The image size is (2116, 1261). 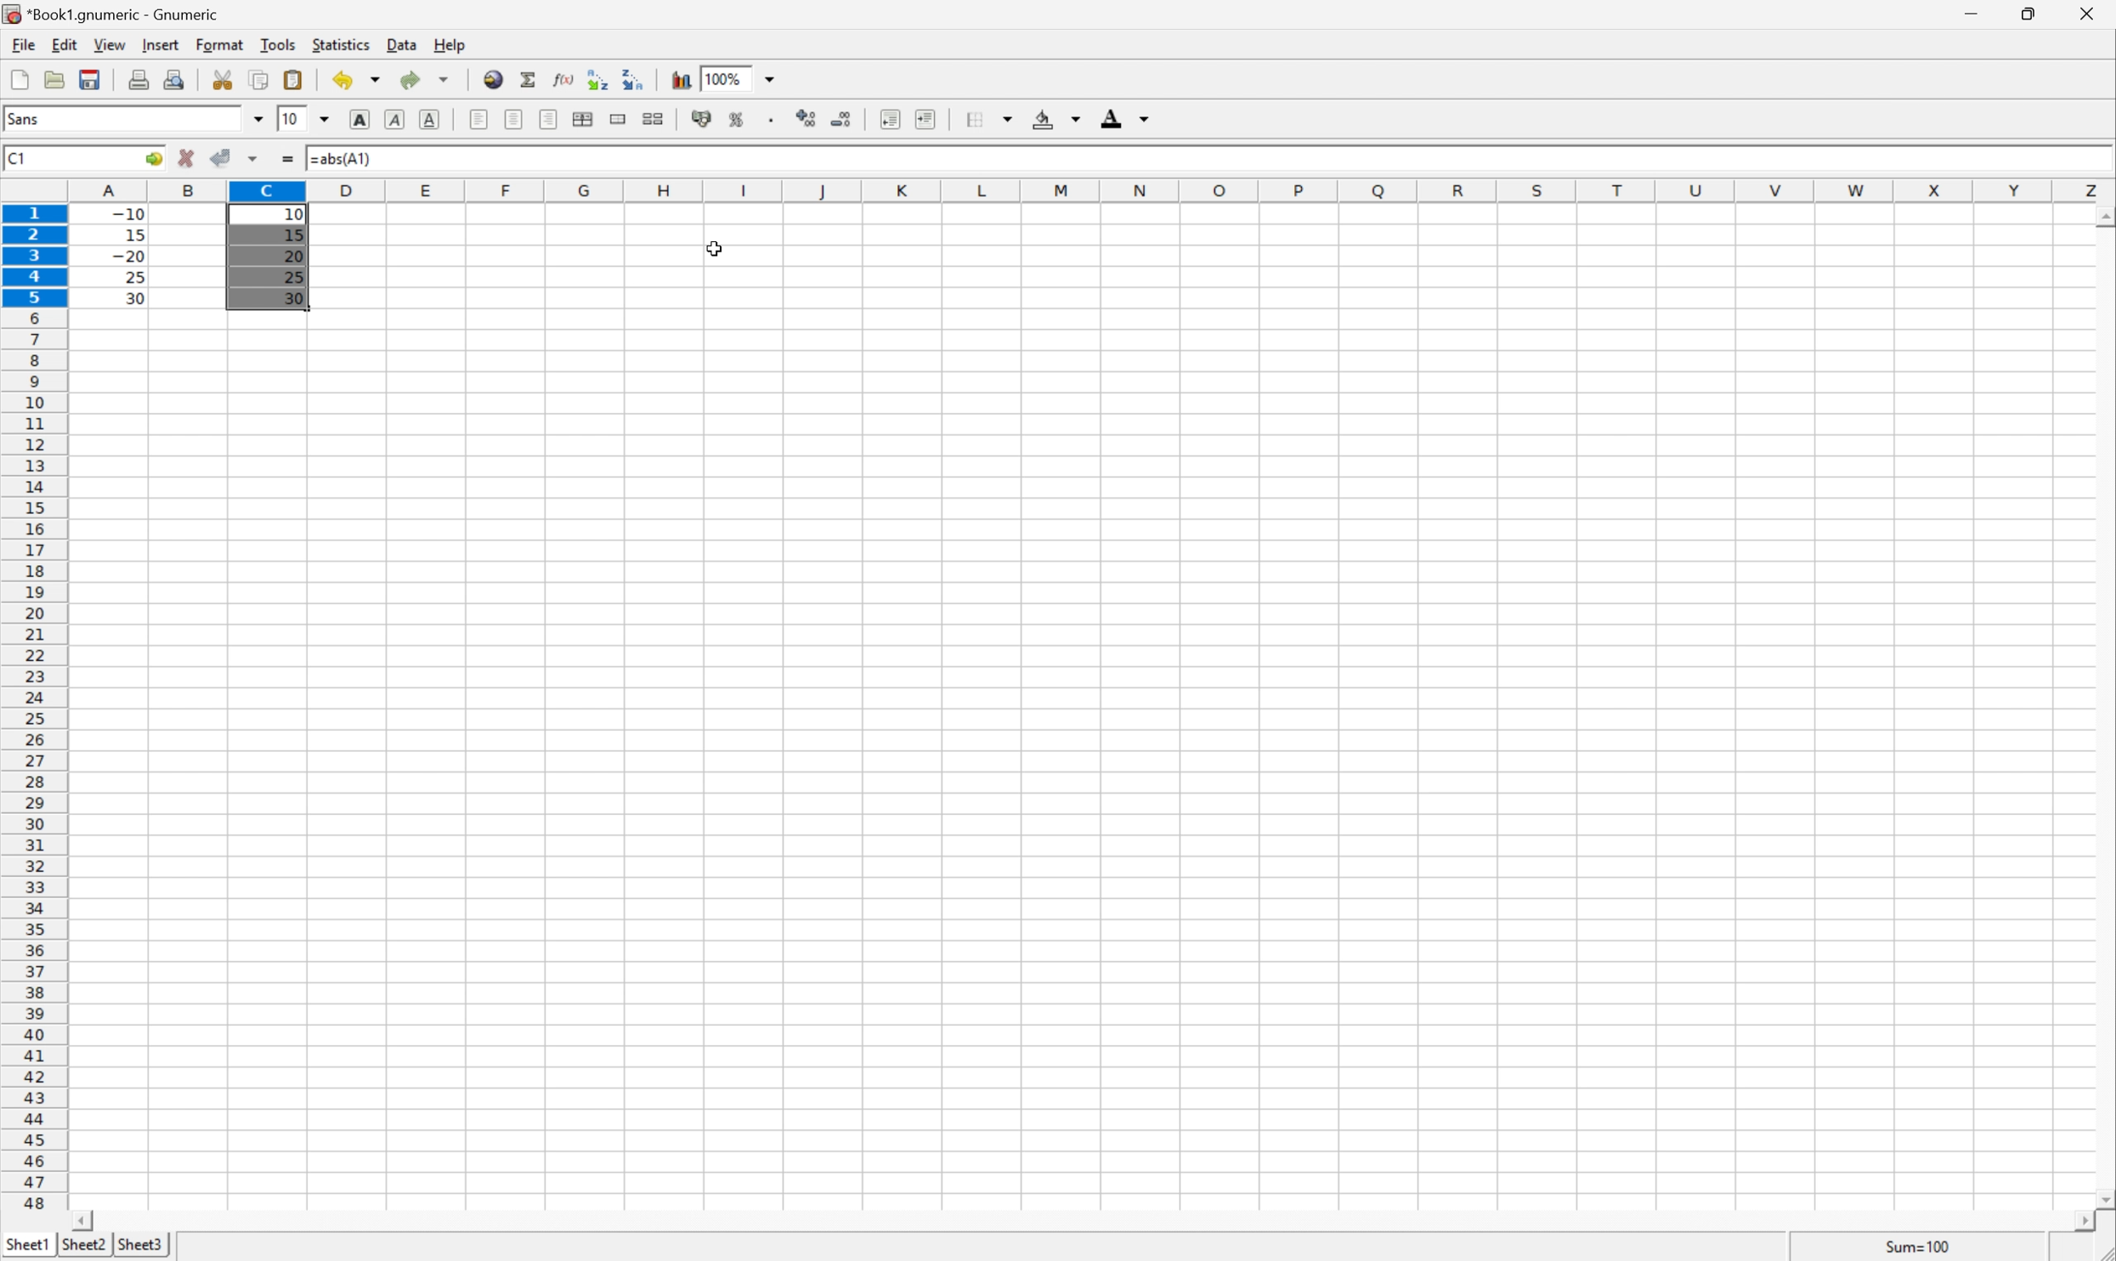 What do you see at coordinates (563, 77) in the screenshot?
I see `Edit a function in current cell` at bounding box center [563, 77].